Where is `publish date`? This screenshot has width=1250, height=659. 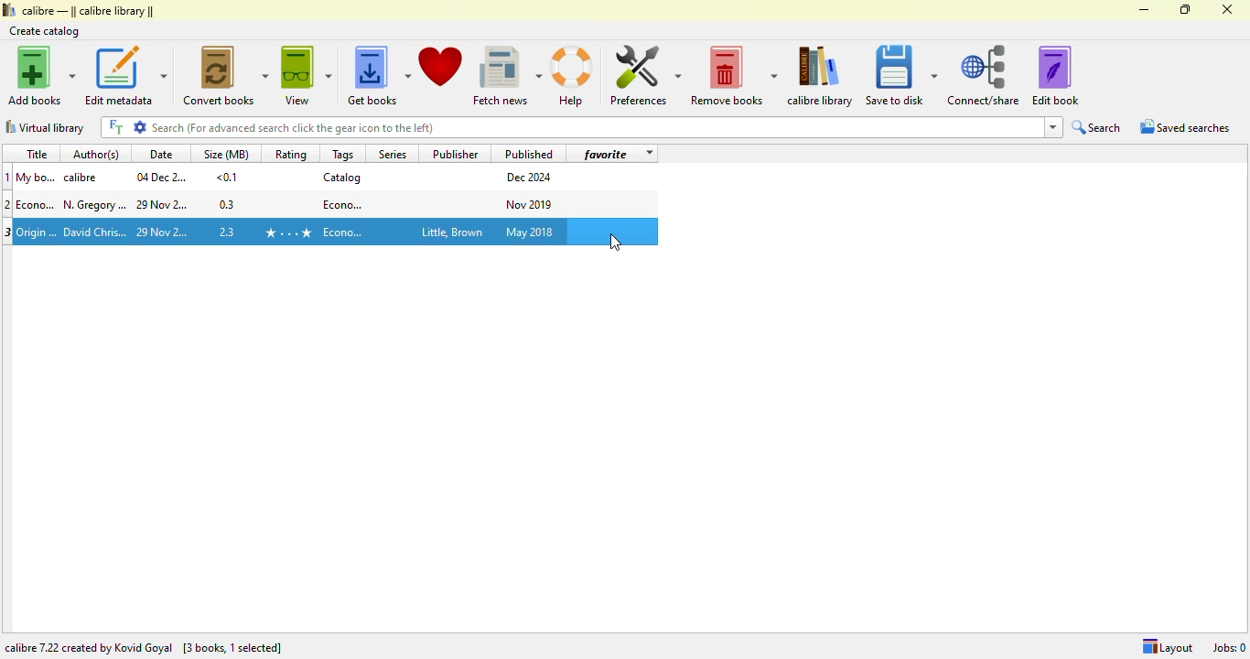 publish date is located at coordinates (531, 178).